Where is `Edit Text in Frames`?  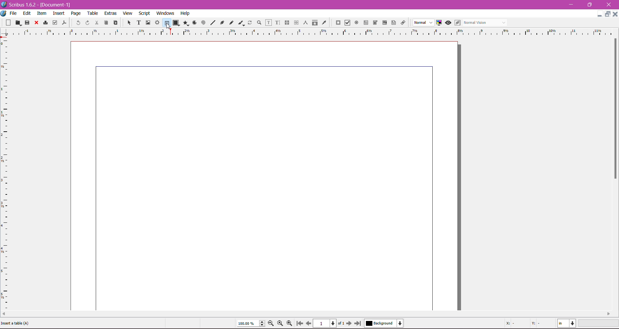 Edit Text in Frames is located at coordinates (269, 23).